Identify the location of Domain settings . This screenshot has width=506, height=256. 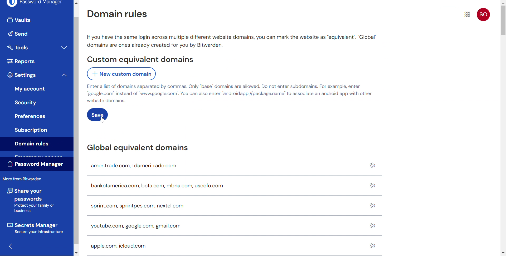
(371, 207).